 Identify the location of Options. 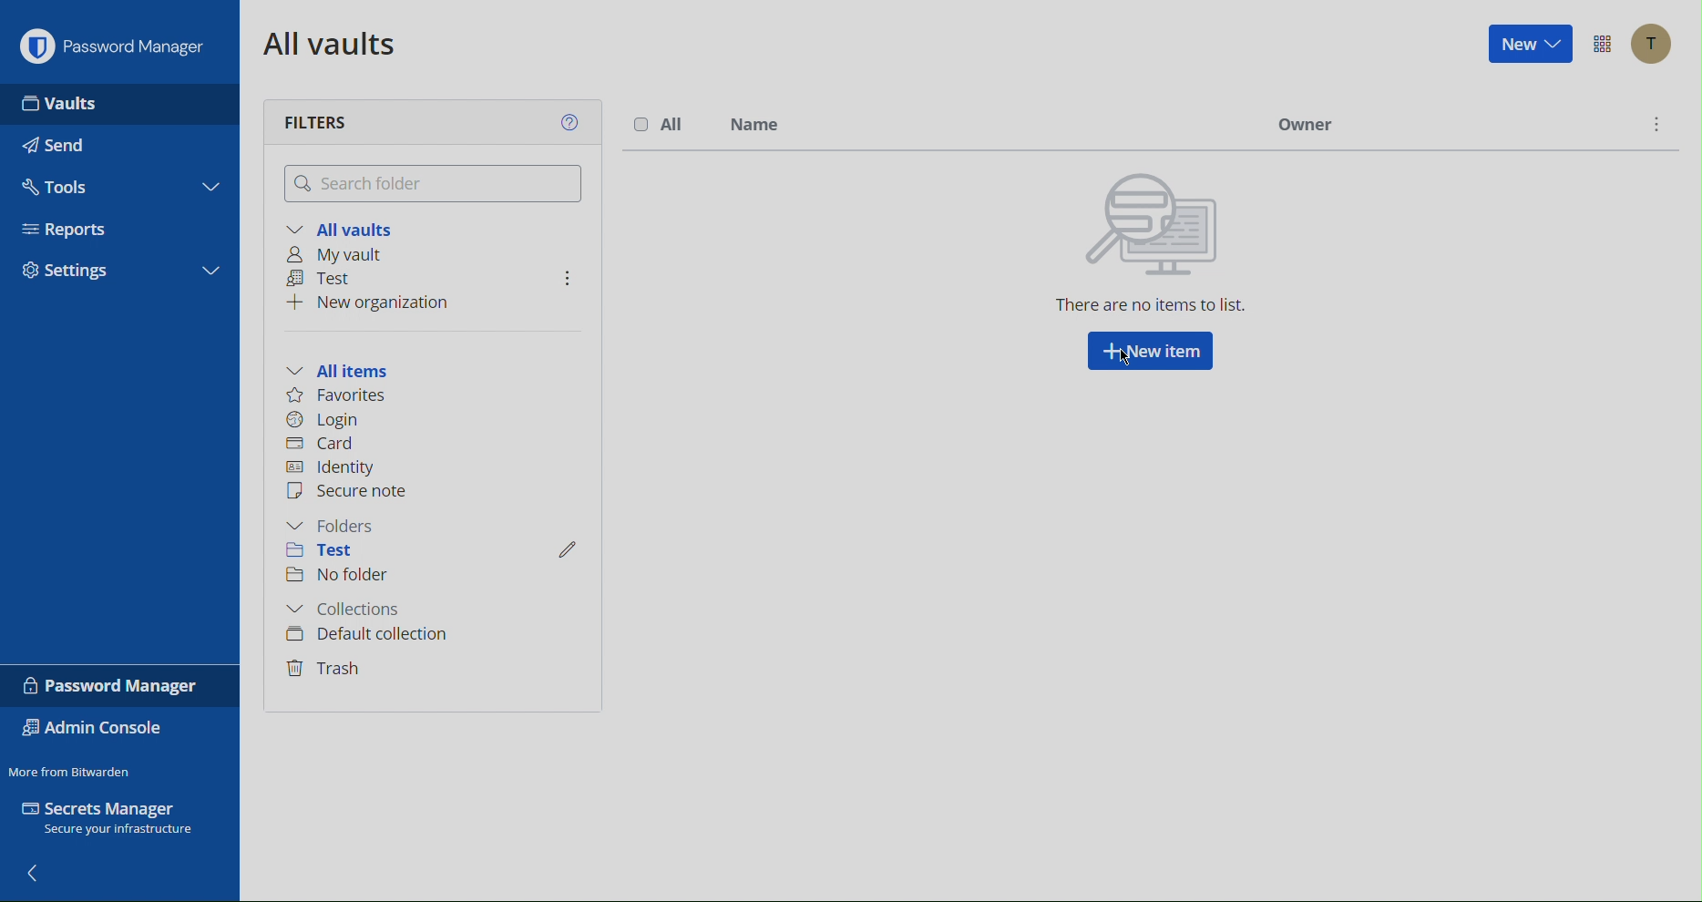
(1600, 42).